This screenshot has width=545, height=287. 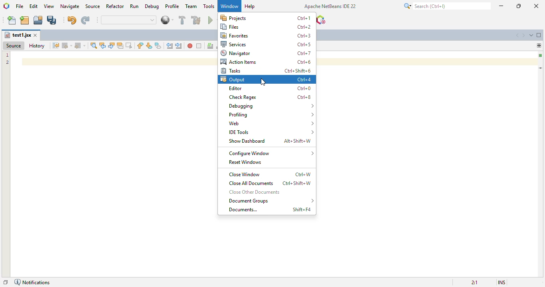 What do you see at coordinates (170, 45) in the screenshot?
I see `shift line left` at bounding box center [170, 45].